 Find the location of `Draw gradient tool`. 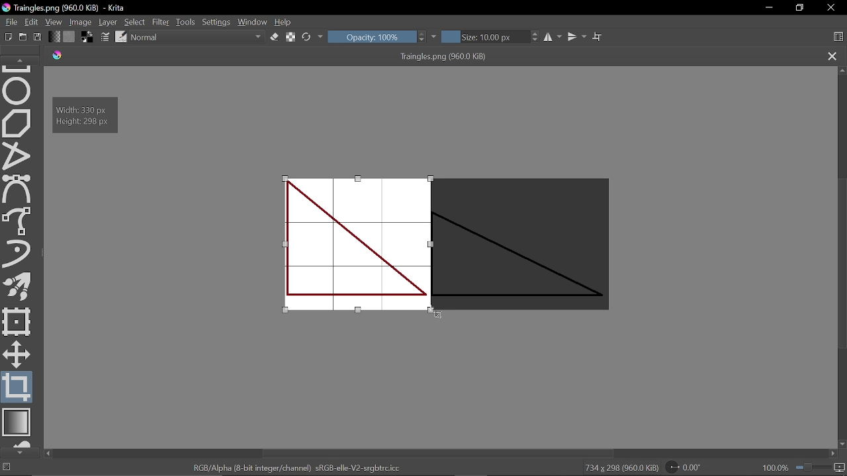

Draw gradient tool is located at coordinates (19, 423).